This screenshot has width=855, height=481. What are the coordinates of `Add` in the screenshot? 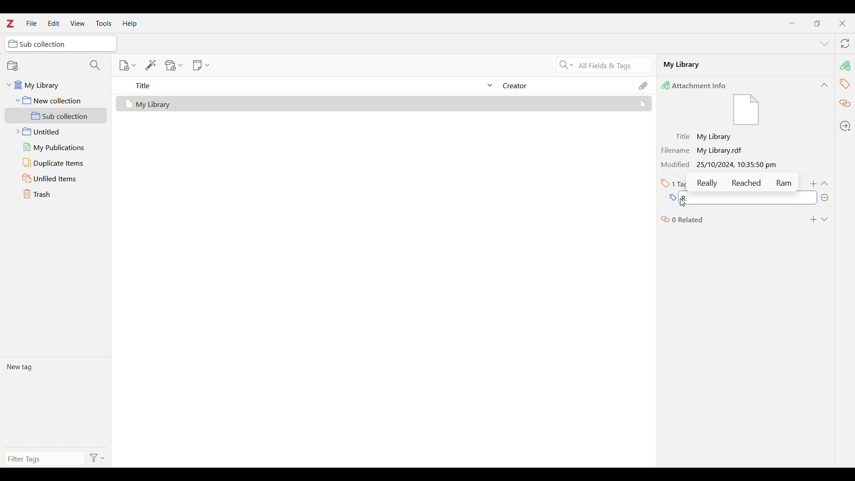 It's located at (814, 184).